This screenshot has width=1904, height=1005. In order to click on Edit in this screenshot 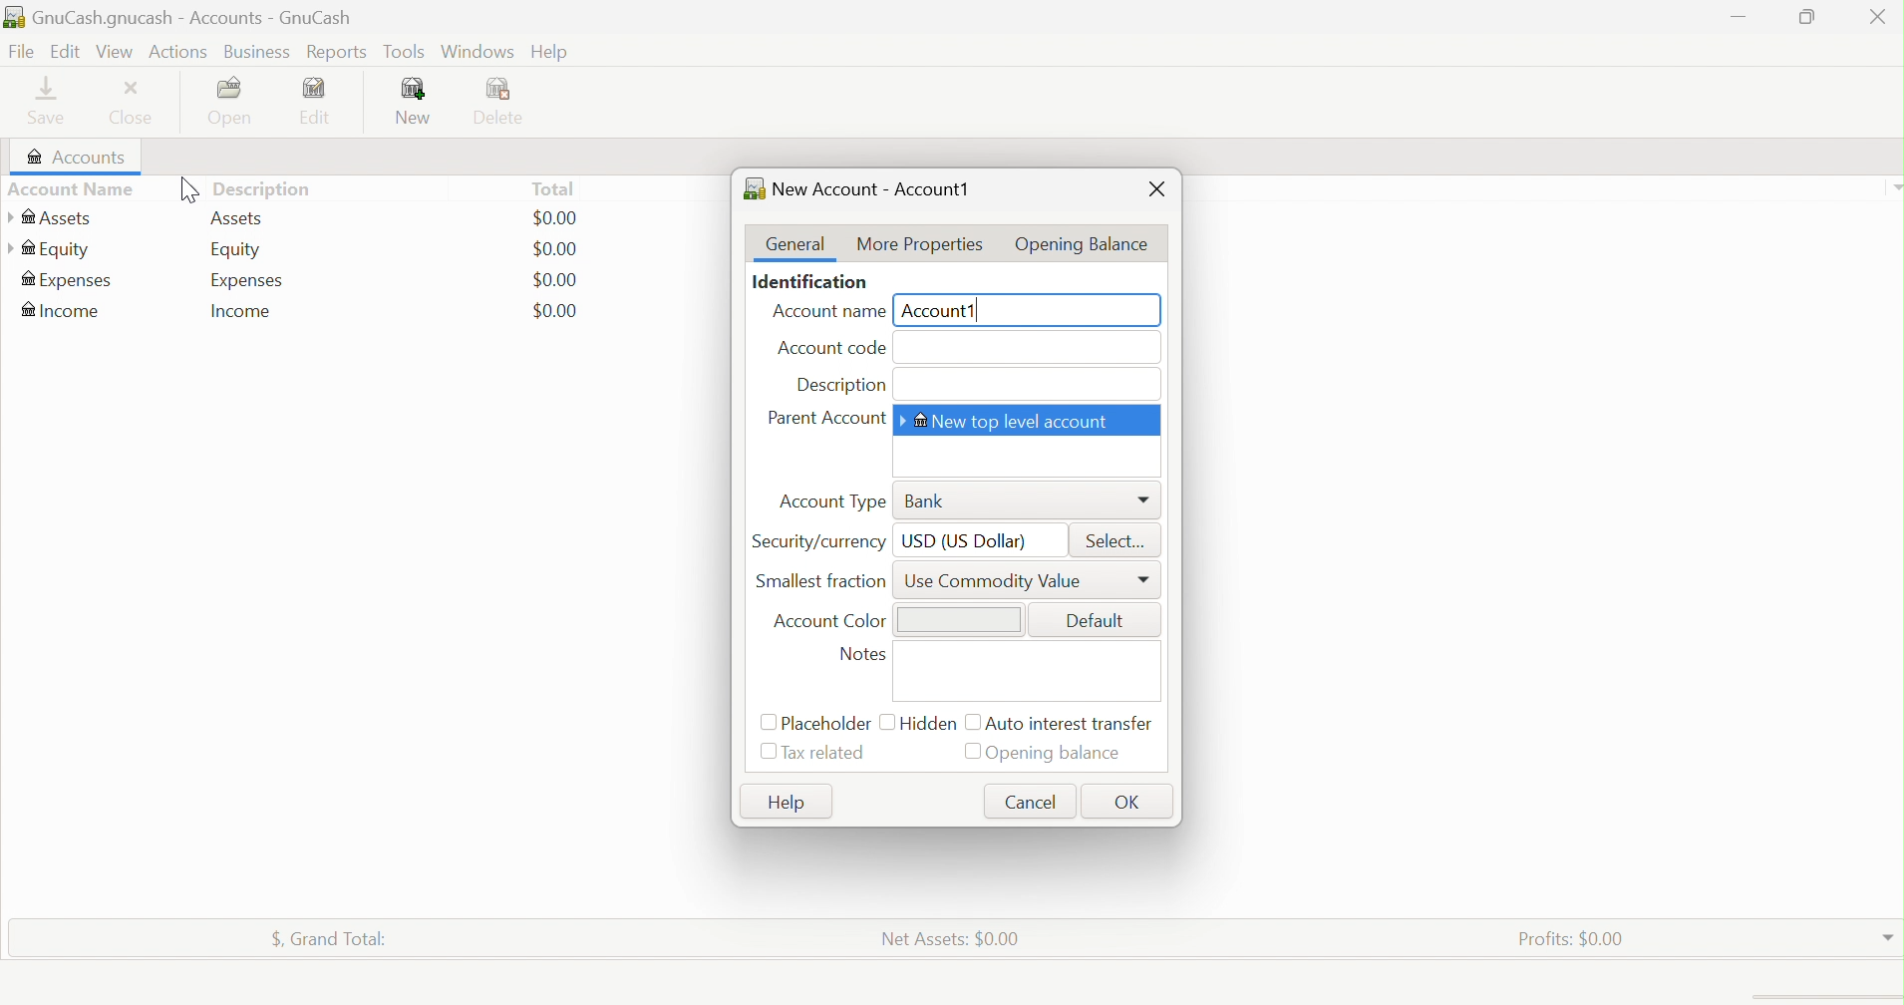, I will do `click(63, 50)`.